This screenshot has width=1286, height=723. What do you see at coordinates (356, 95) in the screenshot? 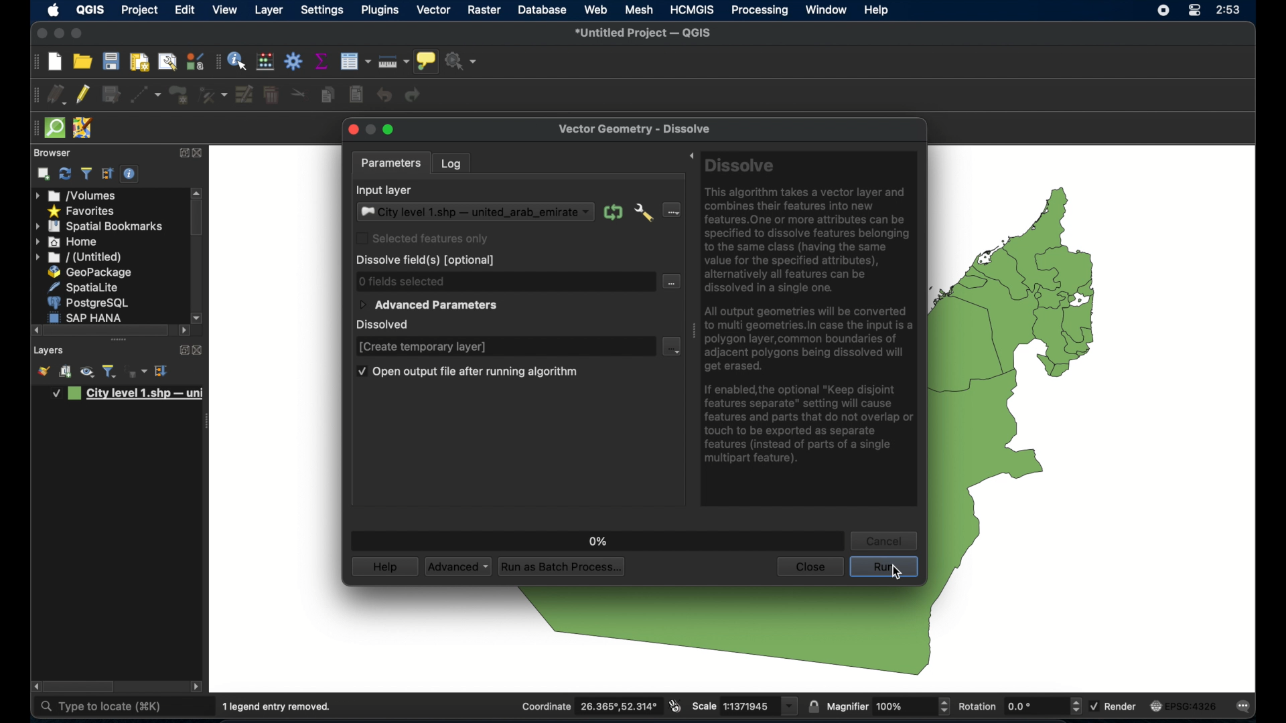
I see `paste features` at bounding box center [356, 95].